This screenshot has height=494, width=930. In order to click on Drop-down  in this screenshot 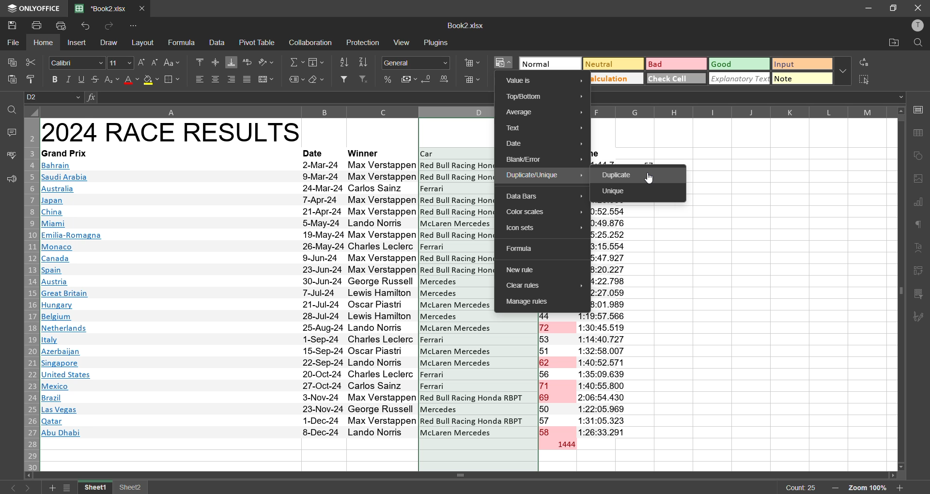, I will do `click(902, 97)`.